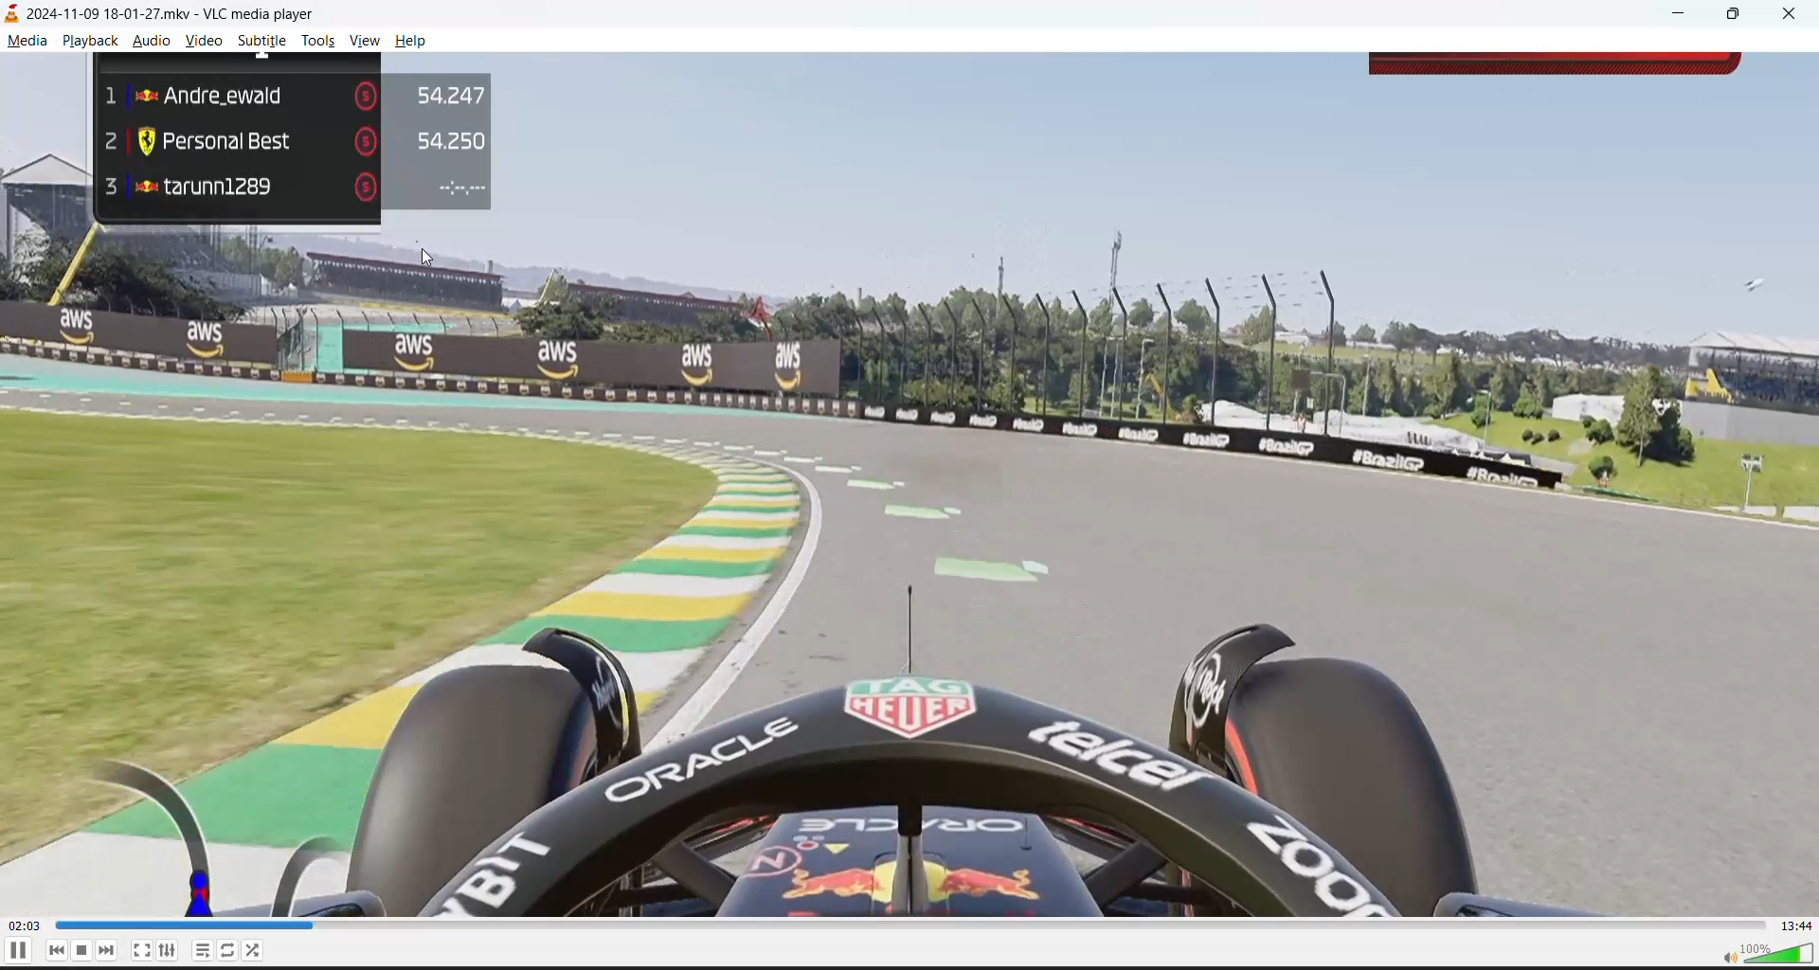  Describe the element at coordinates (149, 41) in the screenshot. I see `audio` at that location.